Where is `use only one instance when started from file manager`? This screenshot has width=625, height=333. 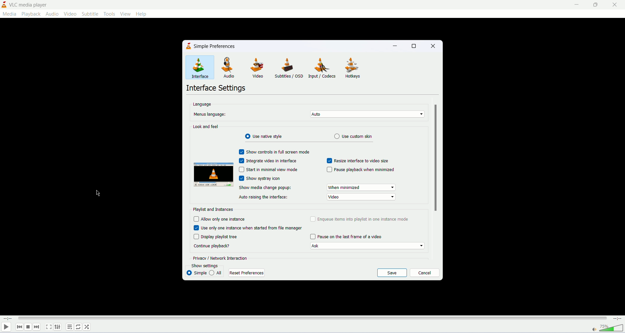 use only one instance when started from file manager is located at coordinates (247, 227).